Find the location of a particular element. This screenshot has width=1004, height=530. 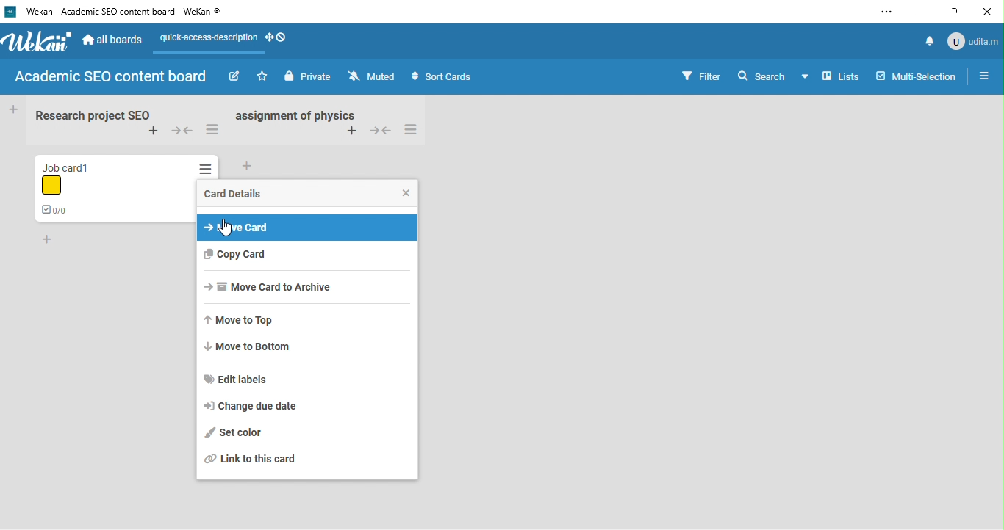

move card to archive is located at coordinates (285, 288).